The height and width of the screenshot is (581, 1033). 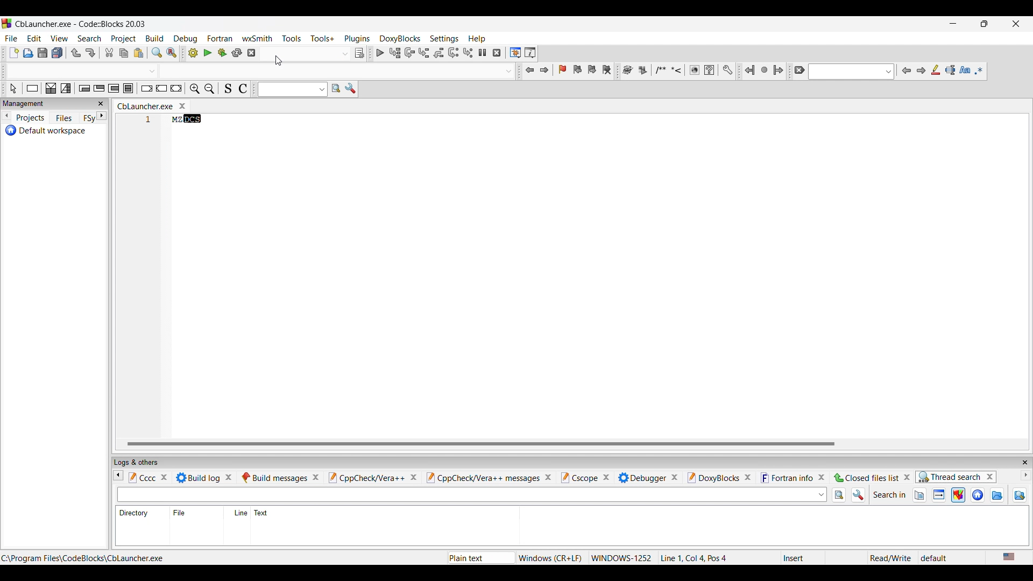 I want to click on Close interface, so click(x=1016, y=24).